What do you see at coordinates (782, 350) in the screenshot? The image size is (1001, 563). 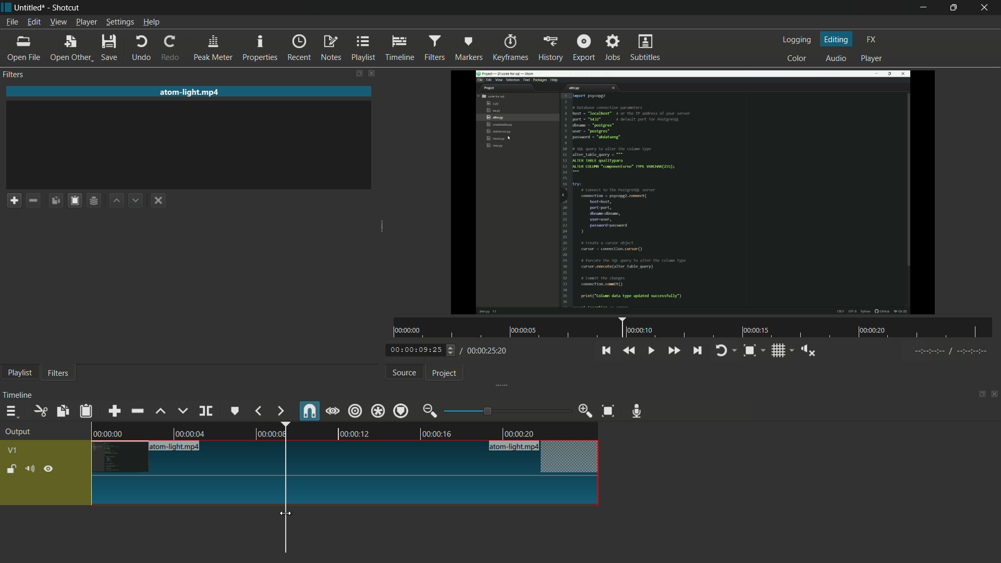 I see `toggle grid` at bounding box center [782, 350].